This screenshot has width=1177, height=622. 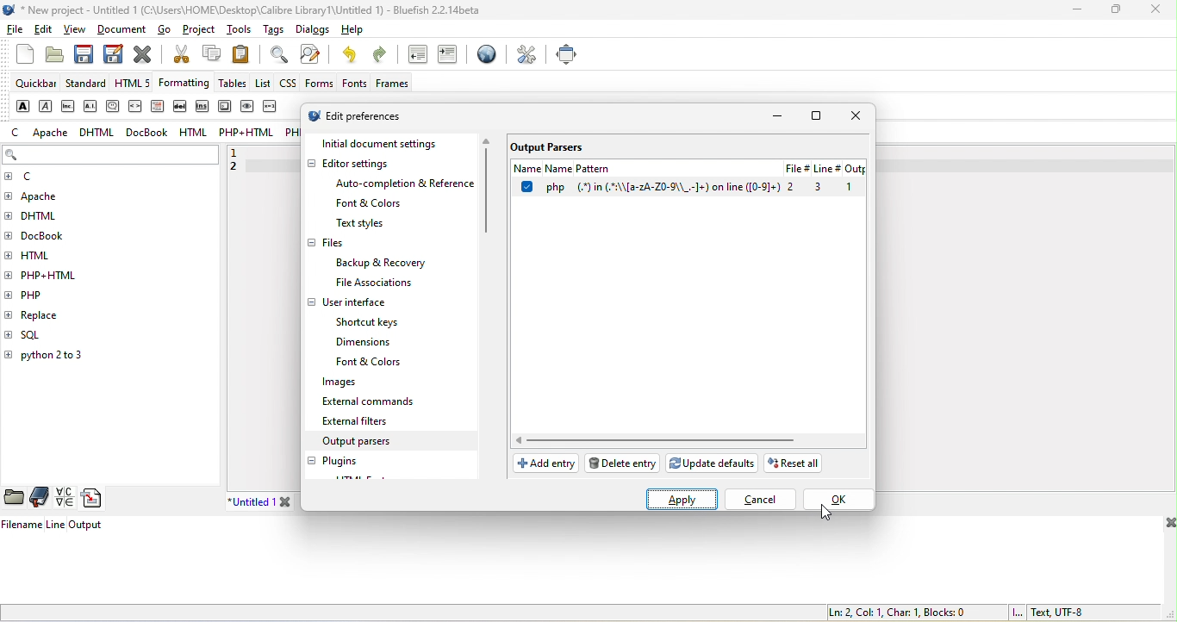 I want to click on linr, so click(x=826, y=168).